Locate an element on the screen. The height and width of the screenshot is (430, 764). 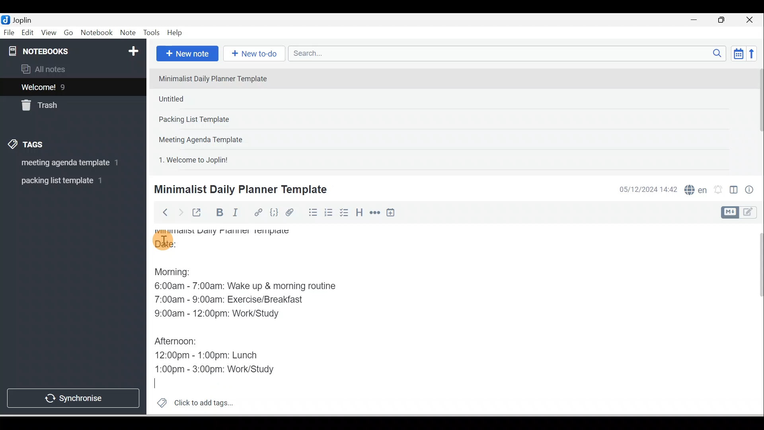
Horizontal rule is located at coordinates (376, 213).